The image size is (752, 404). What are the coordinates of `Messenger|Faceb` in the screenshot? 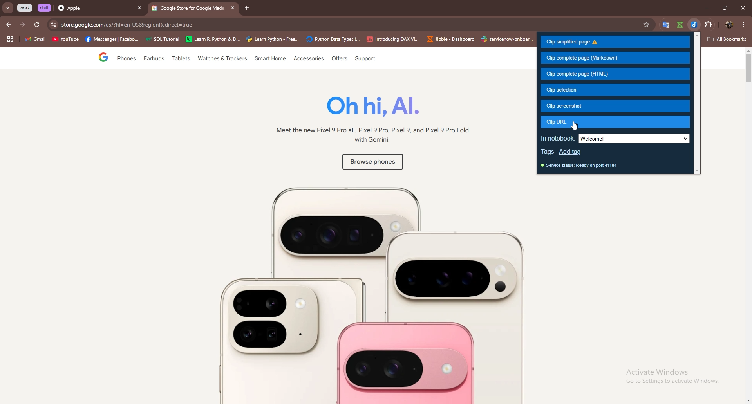 It's located at (113, 40).